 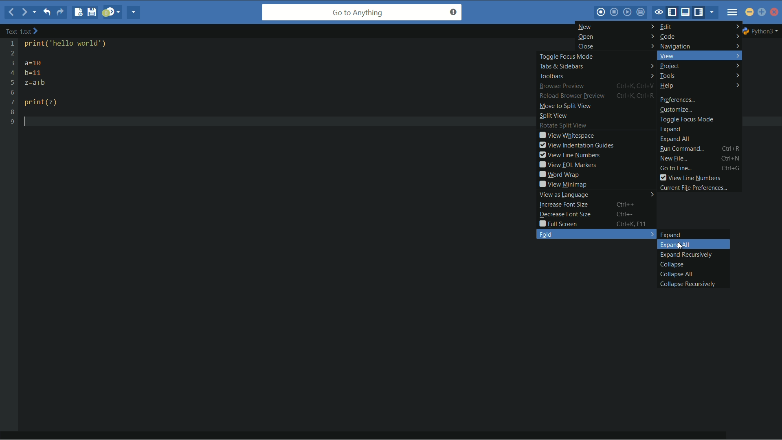 I want to click on go to anything, so click(x=361, y=13).